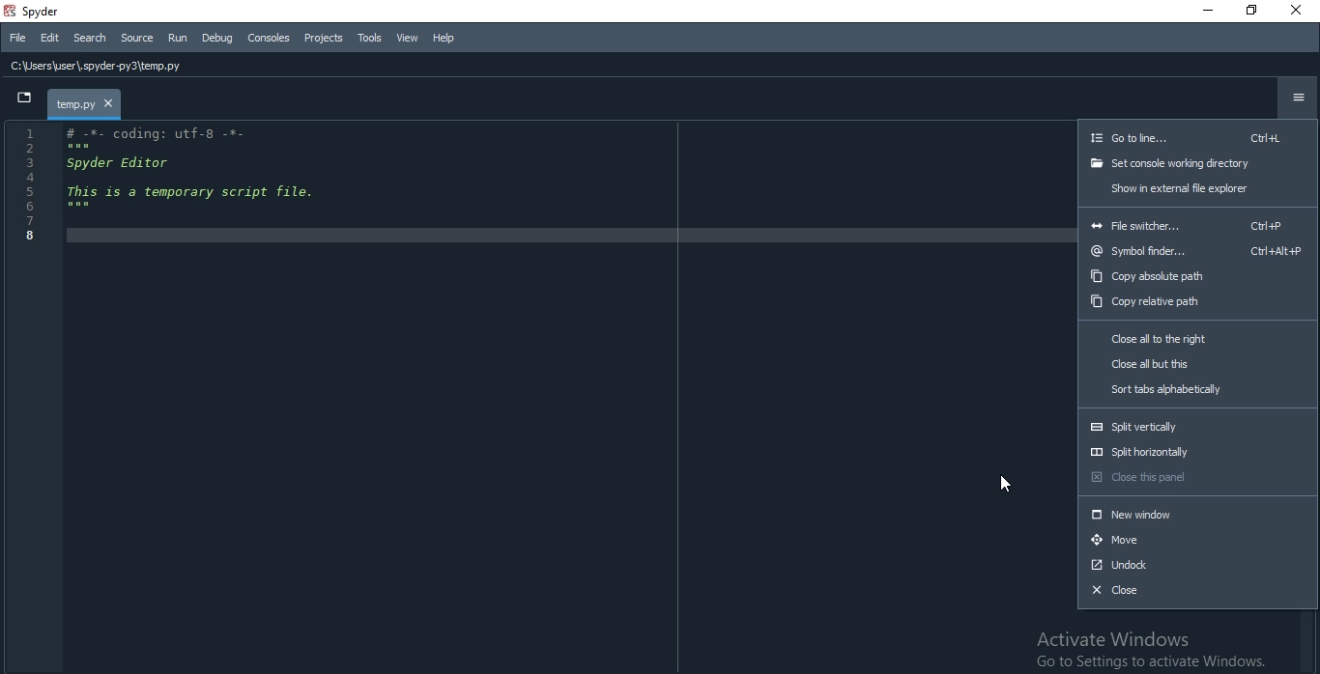 Image resolution: width=1320 pixels, height=674 pixels. What do you see at coordinates (294, 64) in the screenshot?
I see `history` at bounding box center [294, 64].